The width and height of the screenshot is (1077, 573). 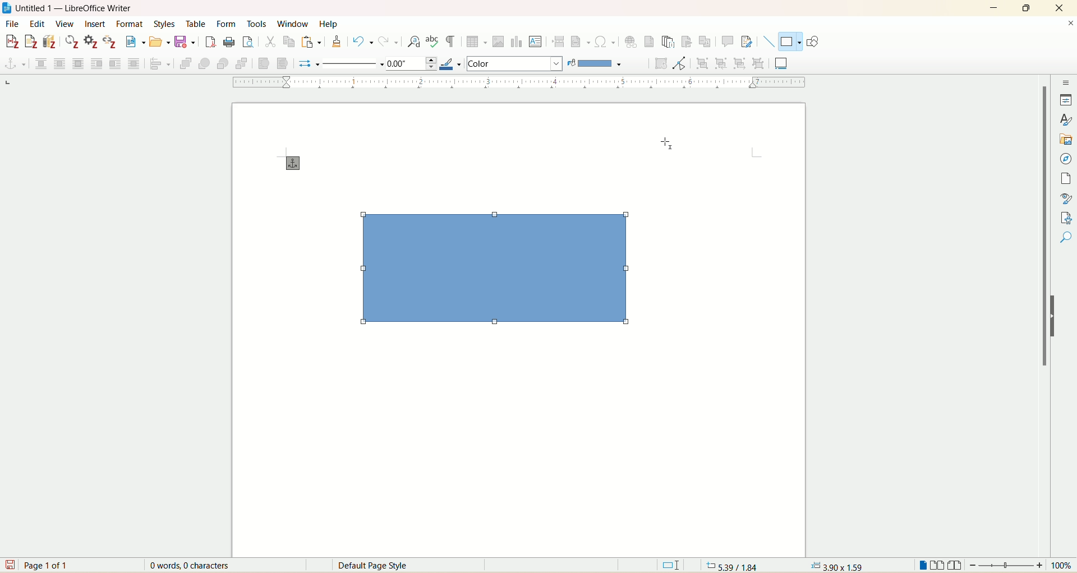 What do you see at coordinates (297, 163) in the screenshot?
I see `cursor` at bounding box center [297, 163].